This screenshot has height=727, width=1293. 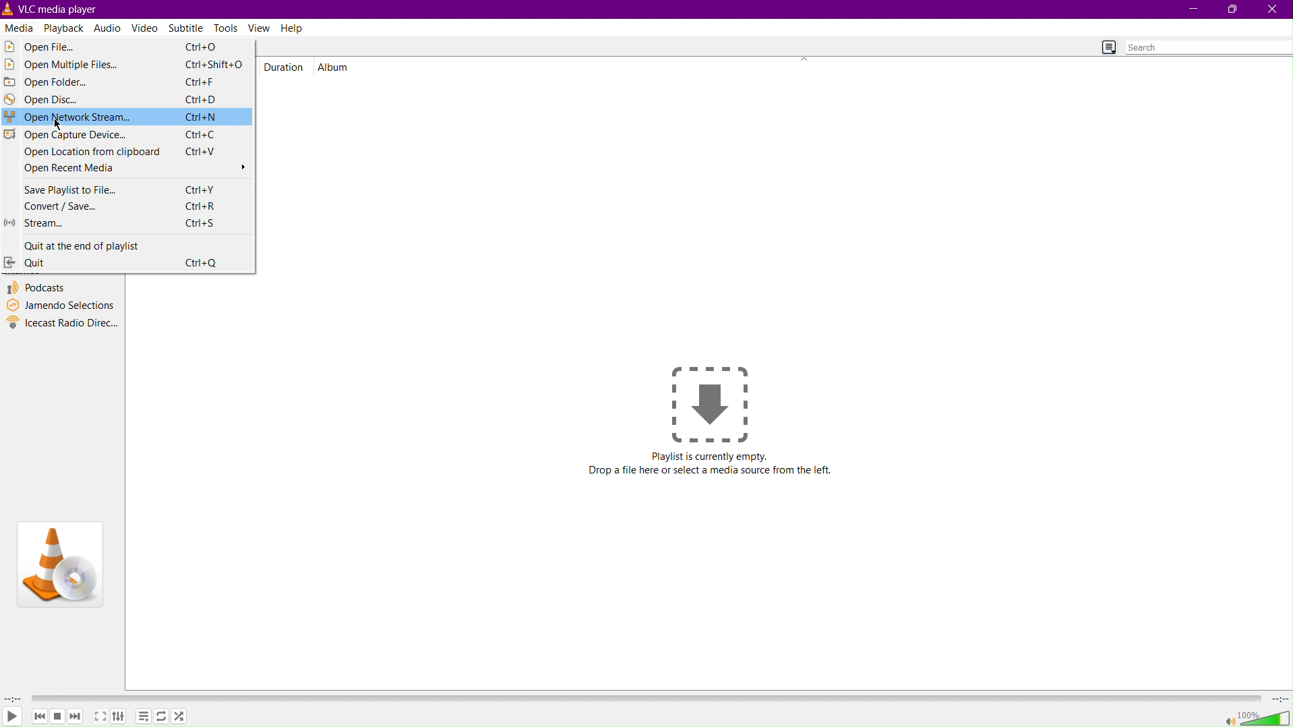 What do you see at coordinates (40, 718) in the screenshot?
I see `Skip Back` at bounding box center [40, 718].